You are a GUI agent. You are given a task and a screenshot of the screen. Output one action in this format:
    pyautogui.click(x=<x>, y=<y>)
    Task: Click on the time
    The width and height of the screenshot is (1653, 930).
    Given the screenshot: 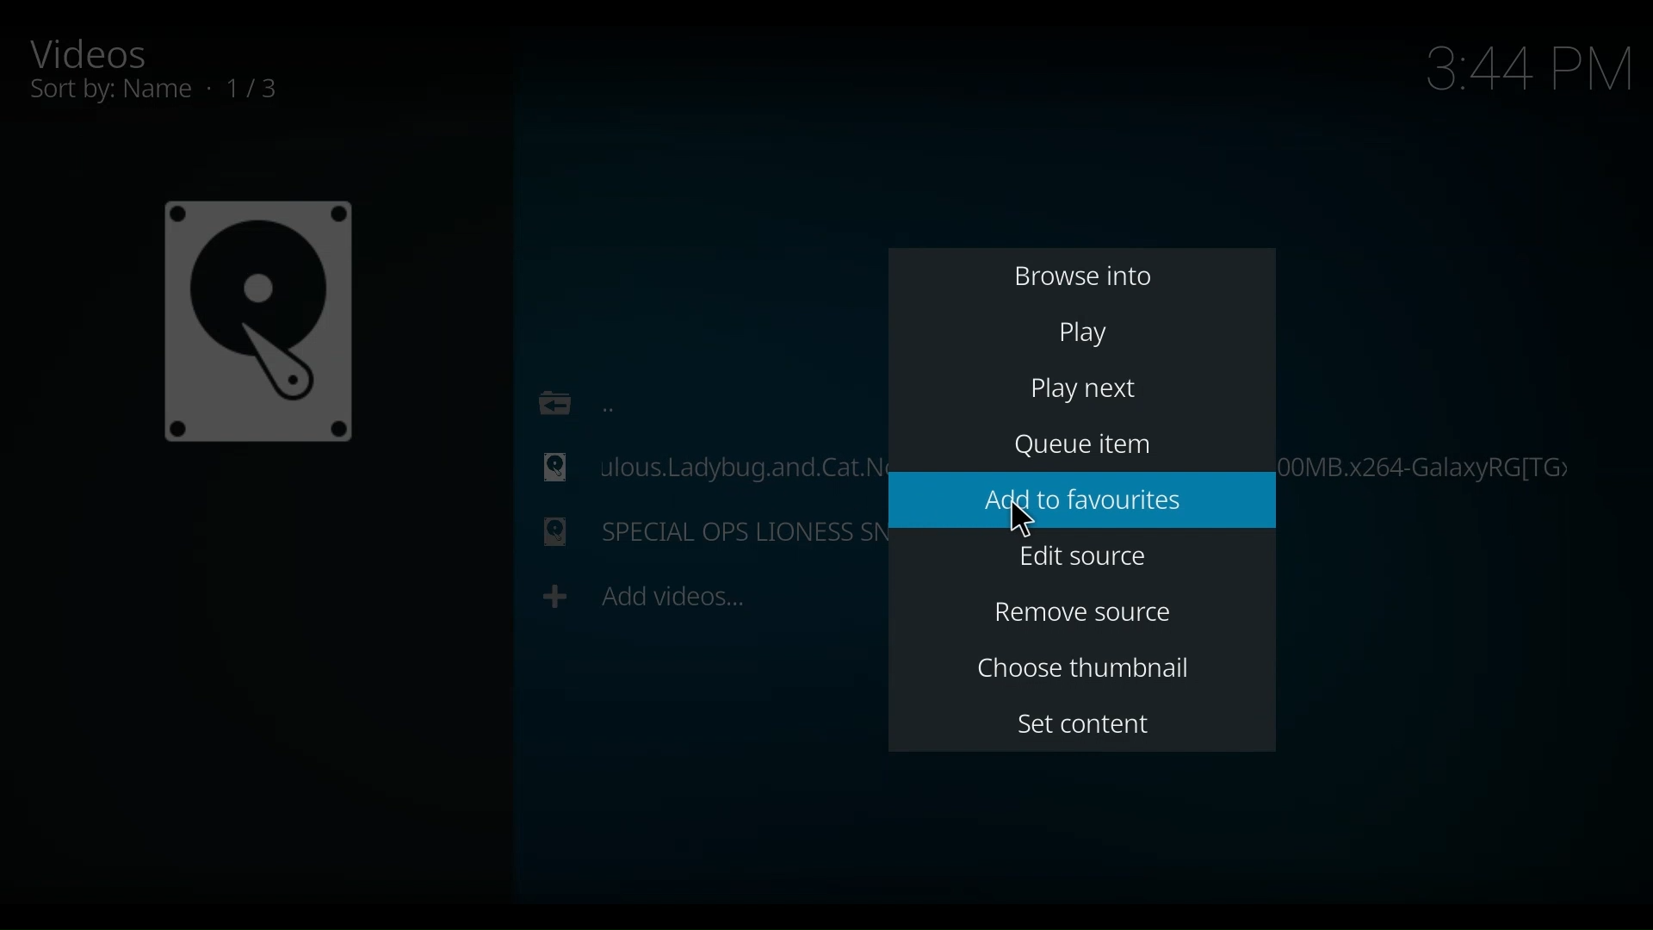 What is the action you would take?
    pyautogui.click(x=1531, y=71)
    